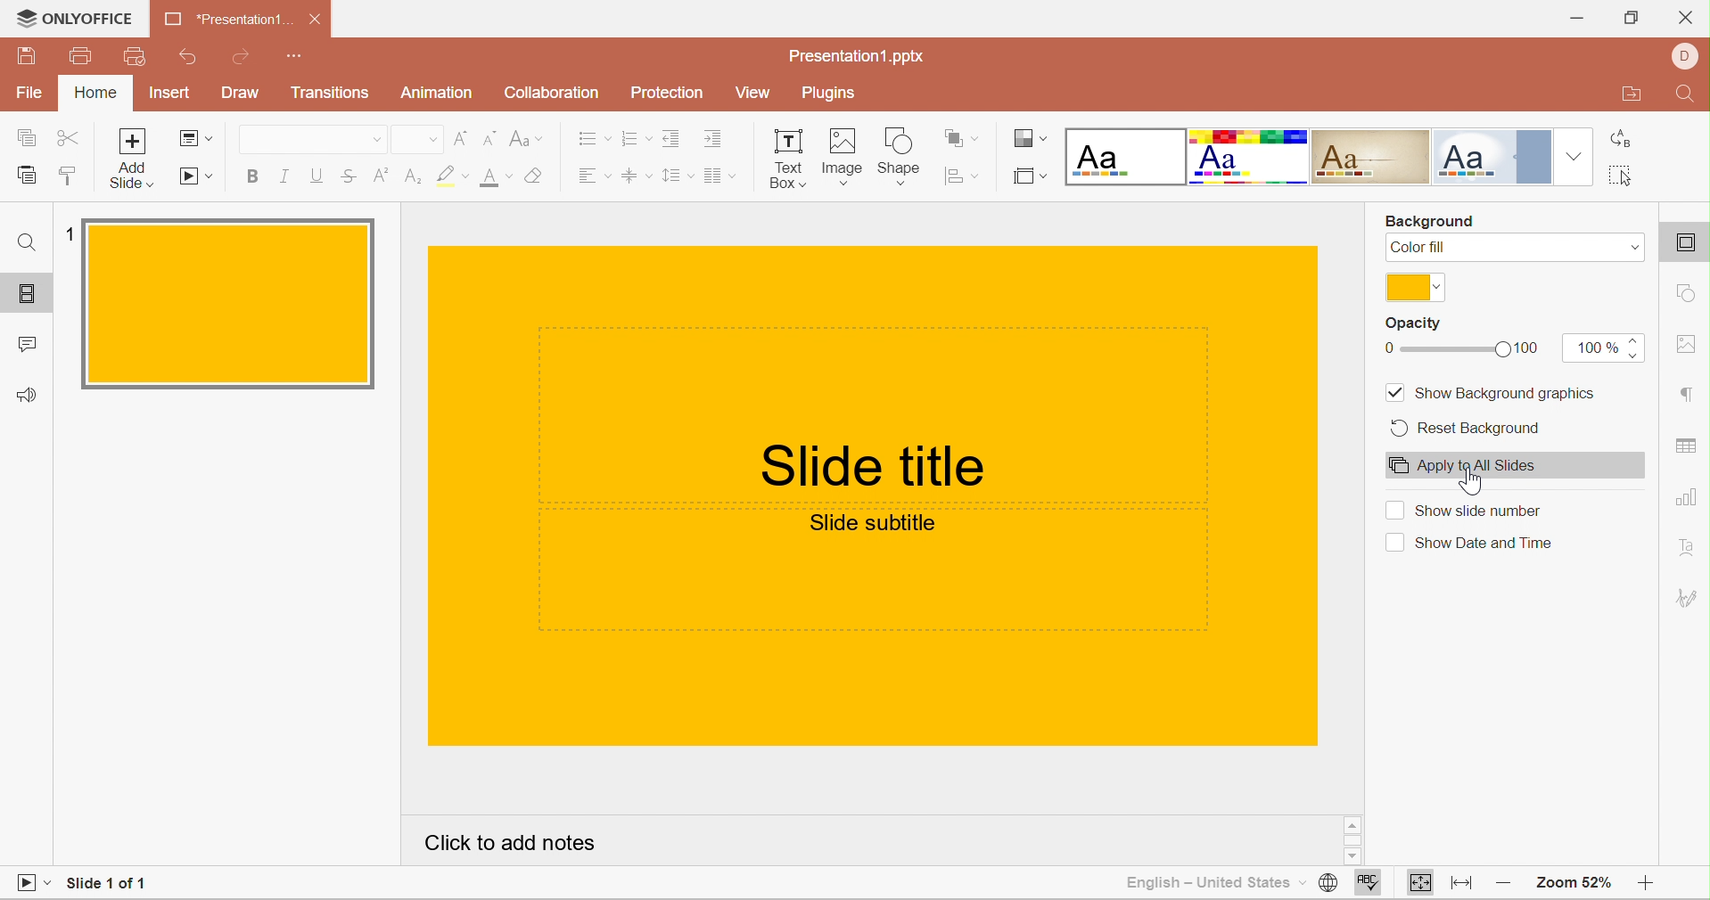 Image resolution: width=1710 pixels, height=900 pixels. Describe the element at coordinates (1689, 96) in the screenshot. I see `Find` at that location.